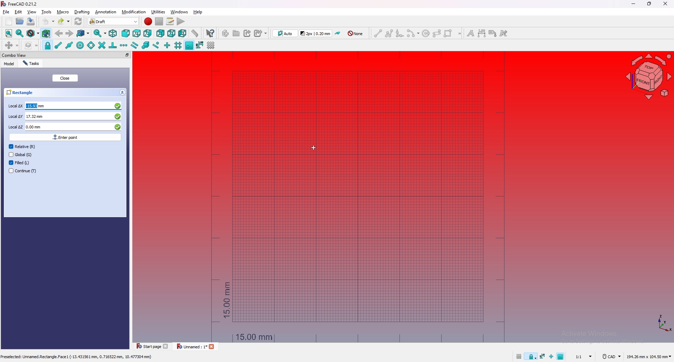 The height and width of the screenshot is (362, 674). I want to click on rectangle, so click(448, 33).